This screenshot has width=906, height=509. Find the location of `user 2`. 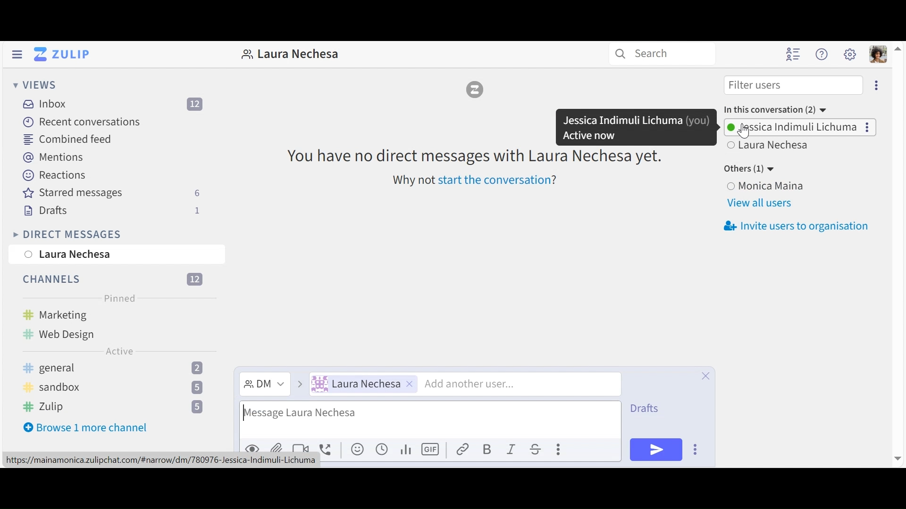

user 2 is located at coordinates (771, 147).